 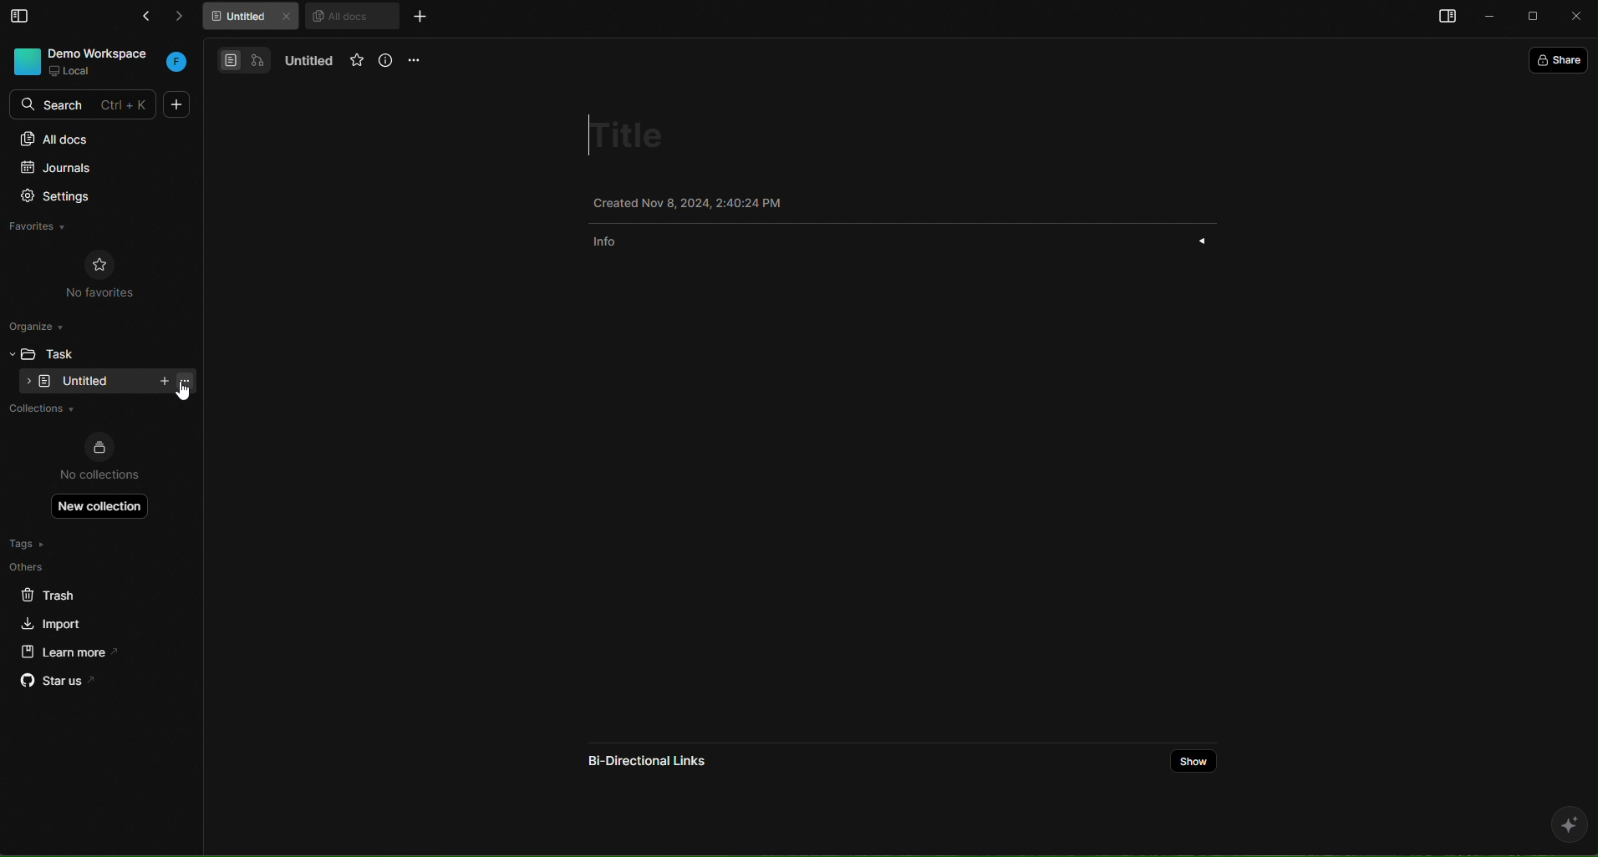 What do you see at coordinates (99, 459) in the screenshot?
I see `no collections` at bounding box center [99, 459].